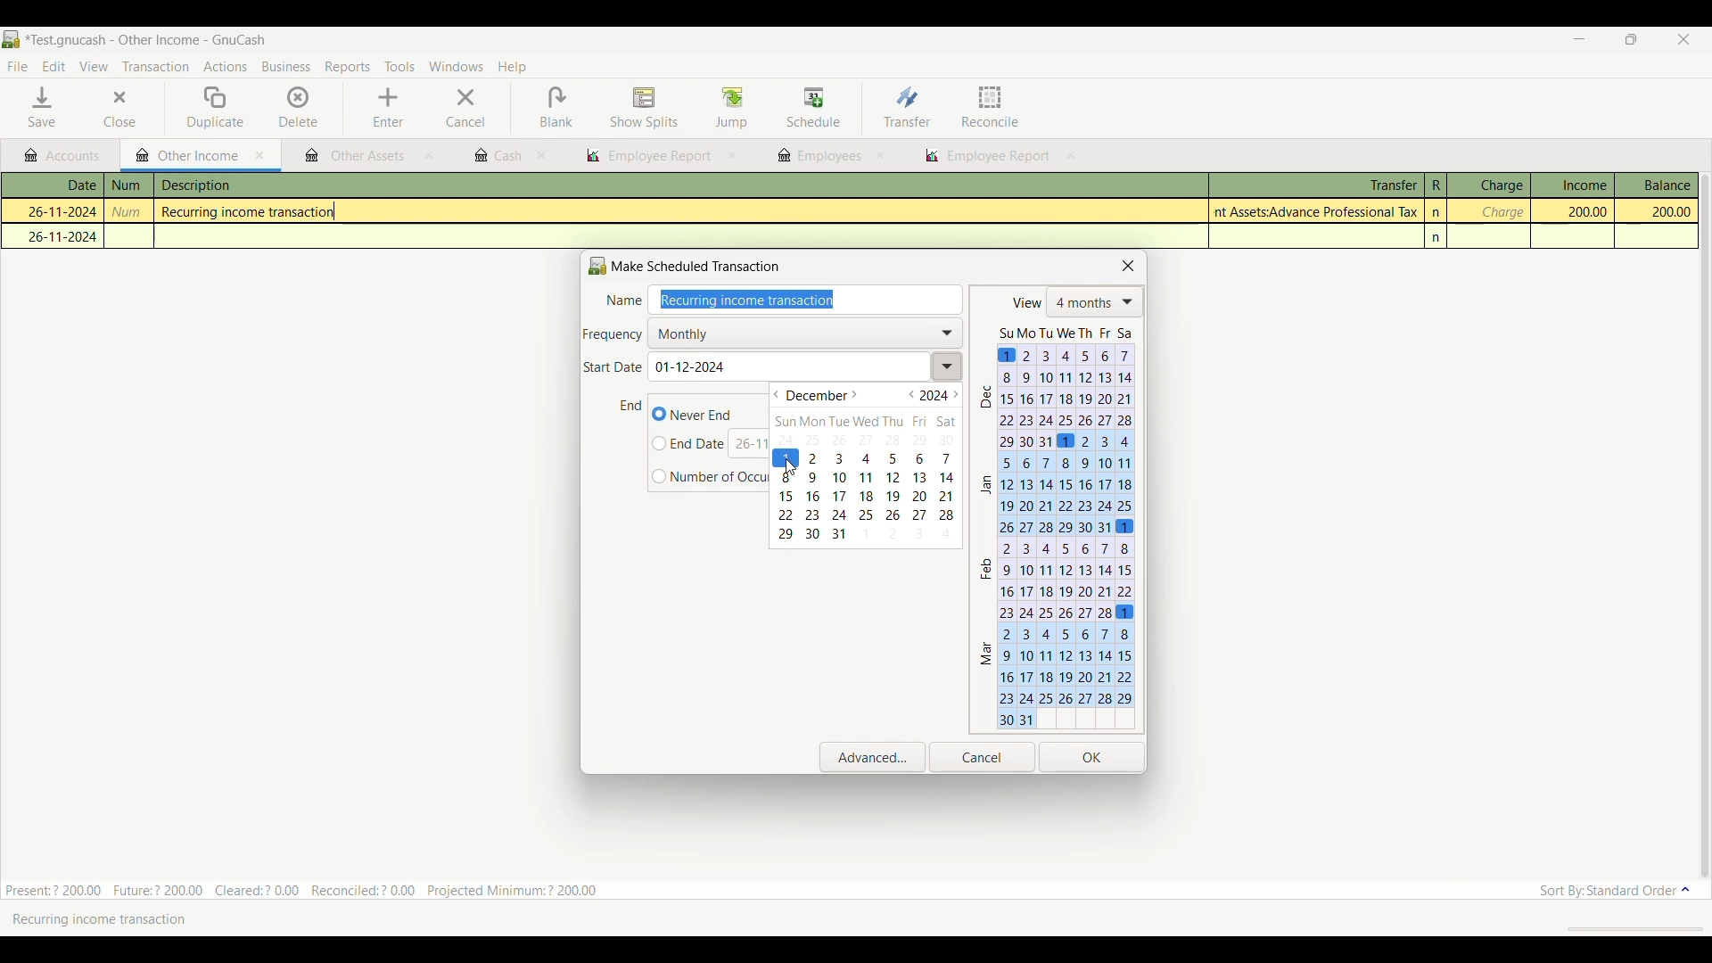 The height and width of the screenshot is (963, 1712). Describe the element at coordinates (299, 106) in the screenshot. I see `Delete` at that location.